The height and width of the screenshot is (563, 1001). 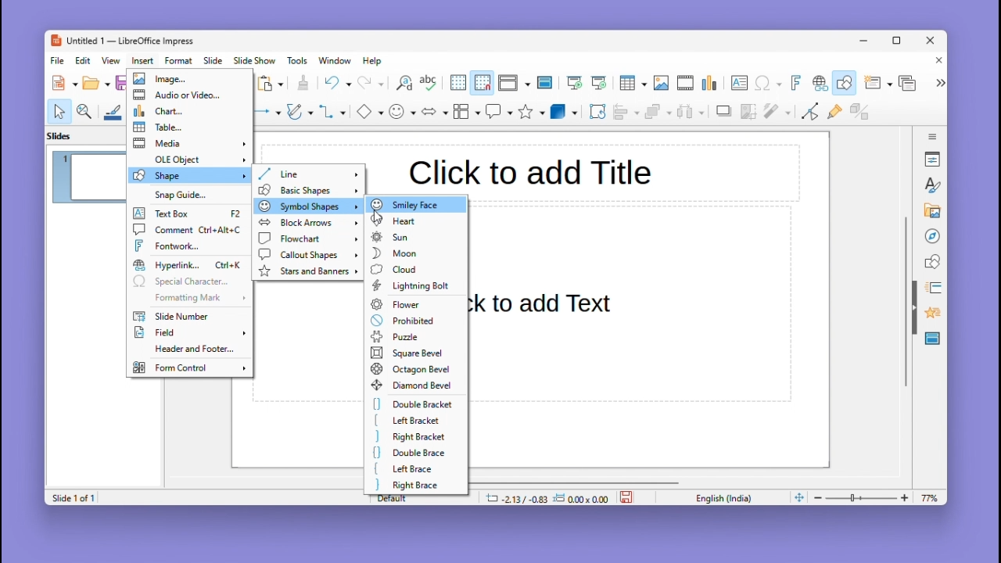 What do you see at coordinates (935, 62) in the screenshot?
I see `Close` at bounding box center [935, 62].